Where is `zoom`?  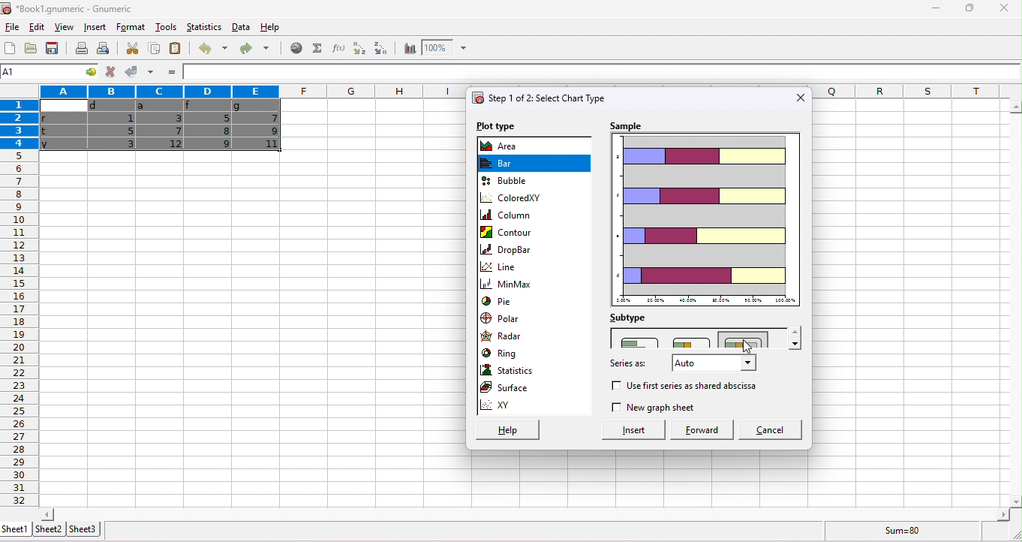 zoom is located at coordinates (445, 47).